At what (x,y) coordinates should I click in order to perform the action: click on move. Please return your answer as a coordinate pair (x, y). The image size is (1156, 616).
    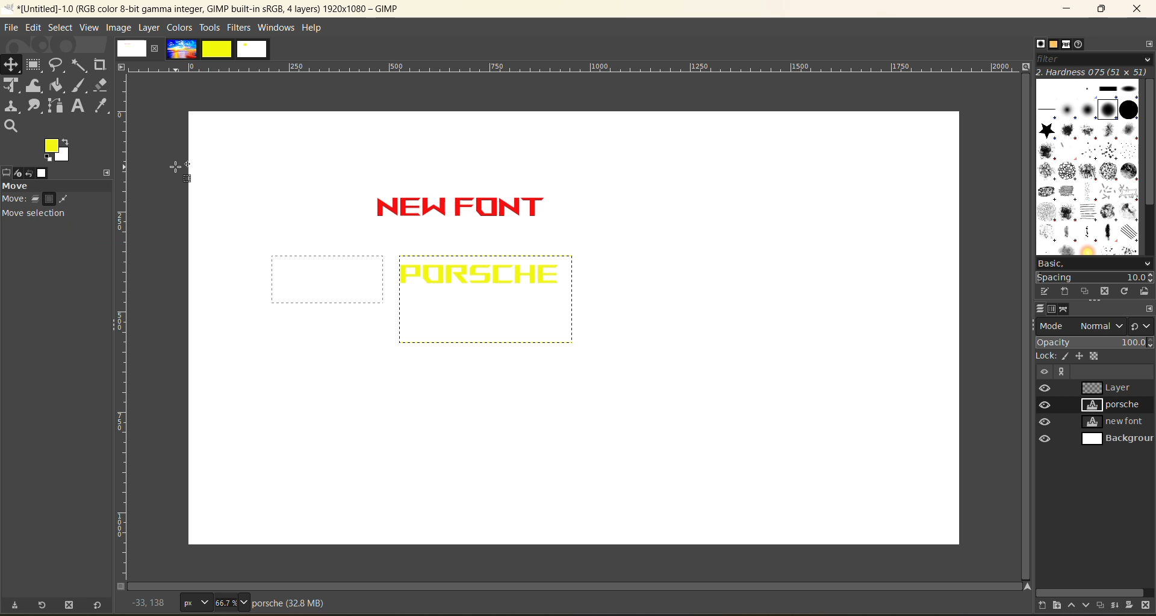
    Looking at the image, I should click on (54, 204).